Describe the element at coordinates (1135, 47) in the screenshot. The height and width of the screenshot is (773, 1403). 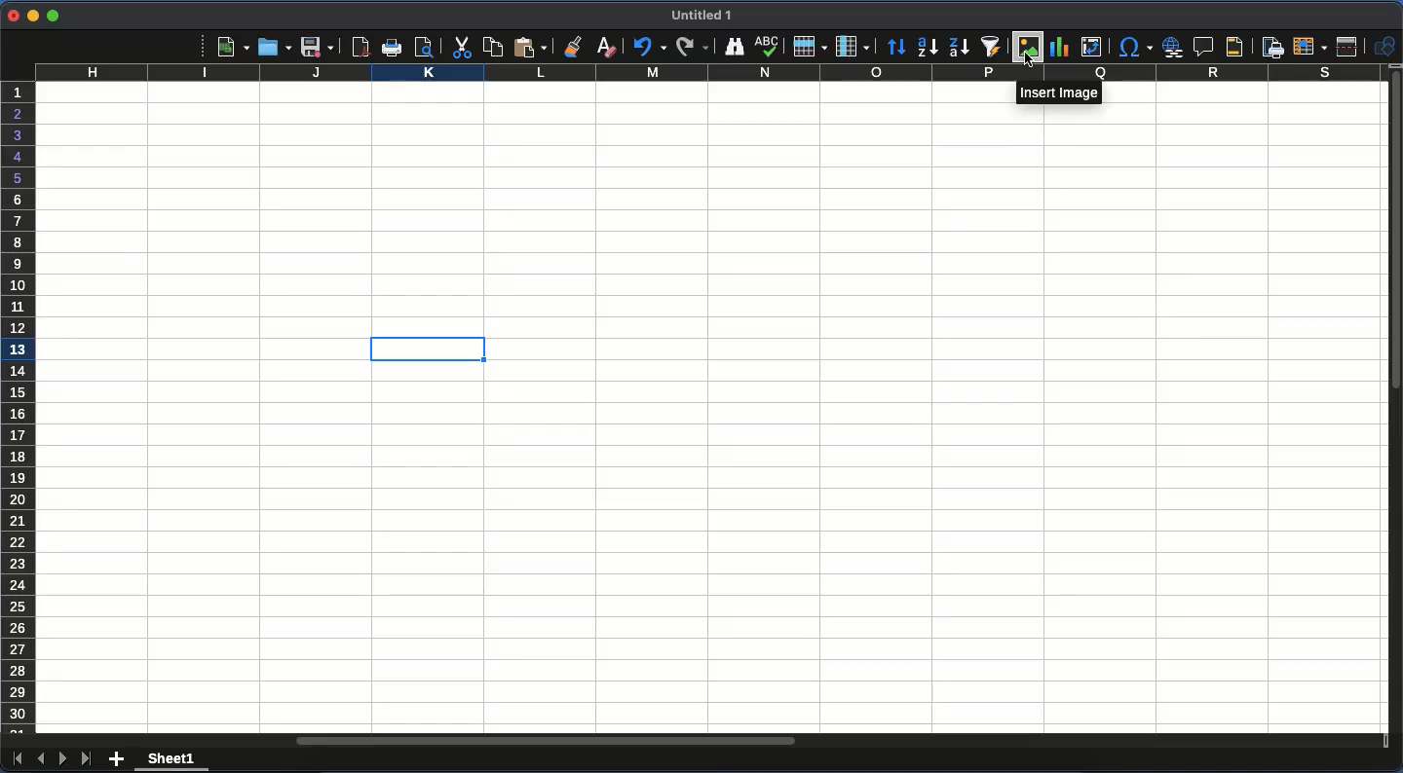
I see `special character` at that location.